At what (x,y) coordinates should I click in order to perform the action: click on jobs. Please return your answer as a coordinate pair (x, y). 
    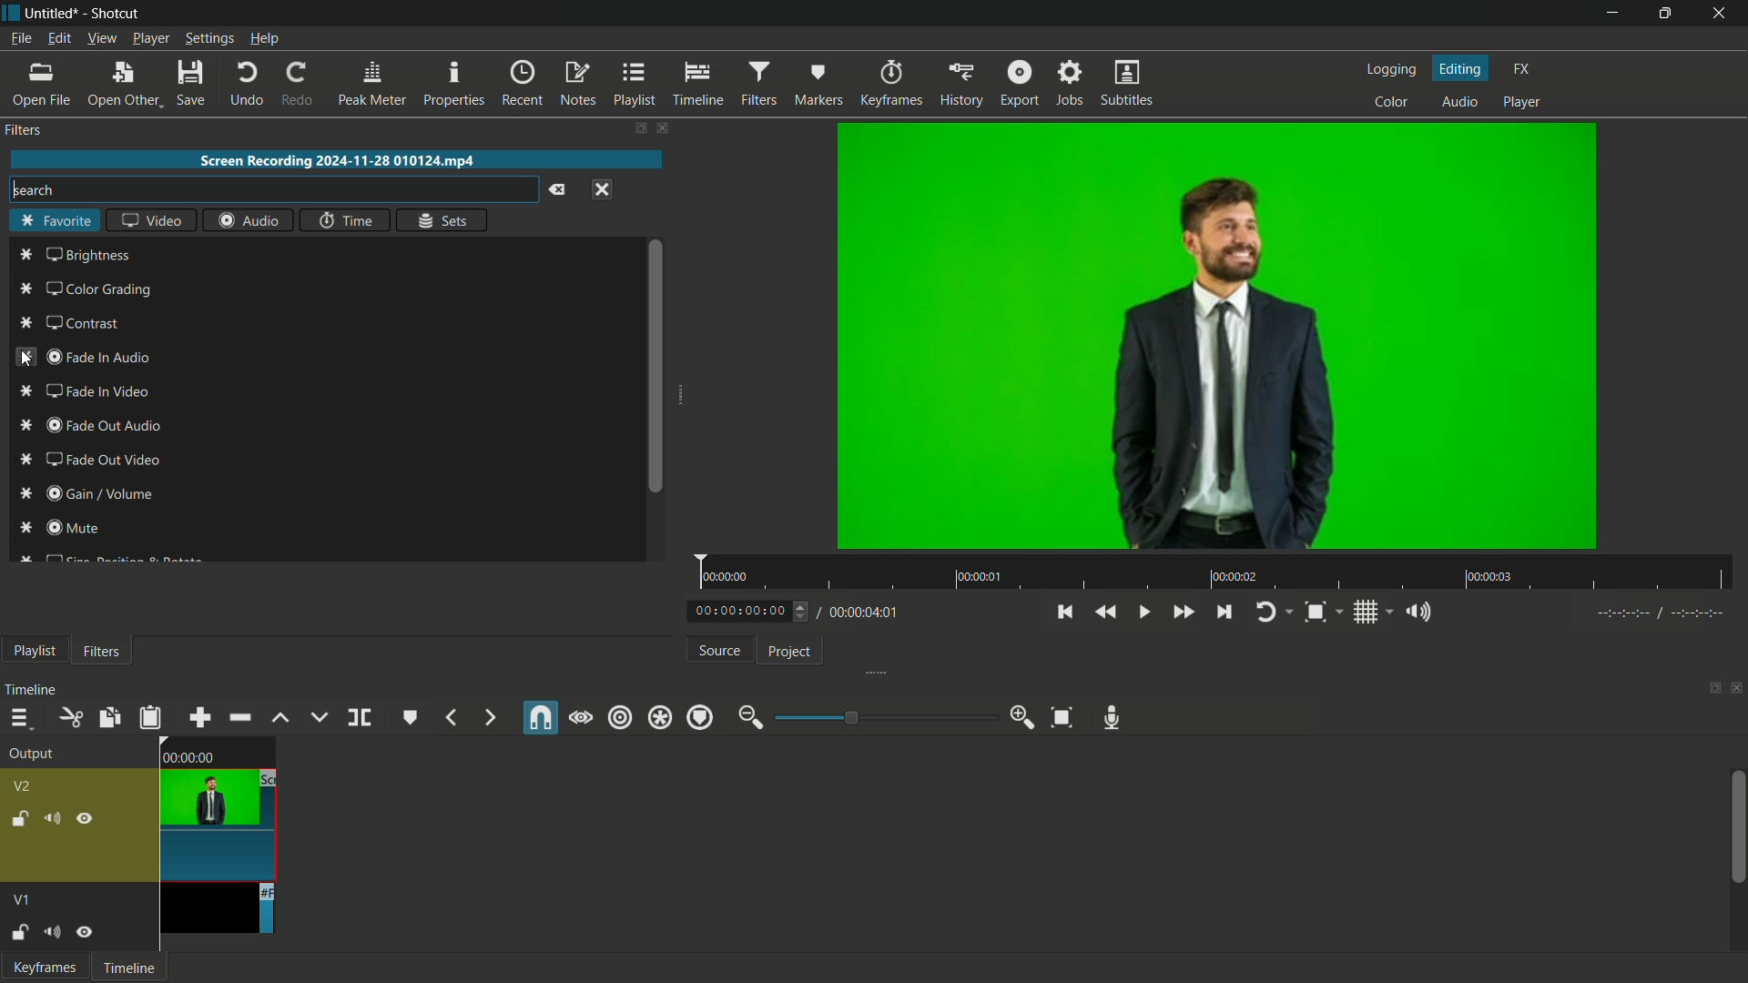
    Looking at the image, I should click on (1068, 85).